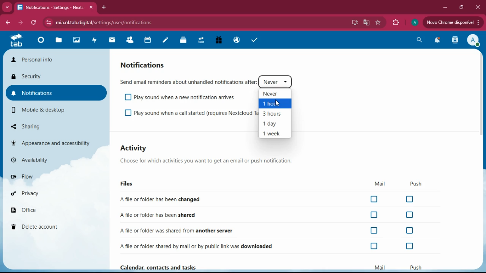 The width and height of the screenshot is (486, 273). What do you see at coordinates (47, 211) in the screenshot?
I see `office` at bounding box center [47, 211].